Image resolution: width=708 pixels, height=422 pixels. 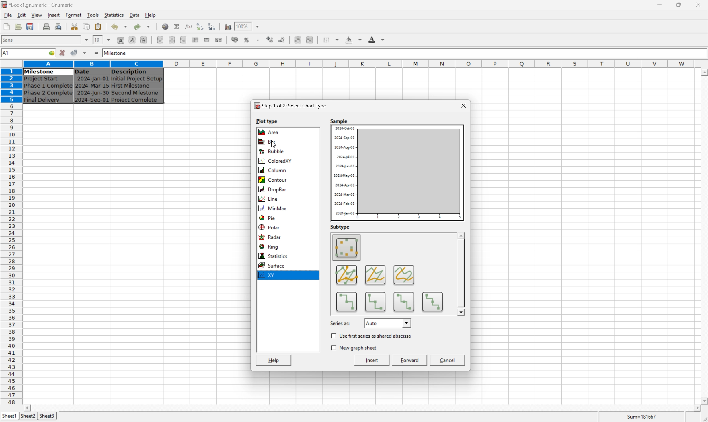 What do you see at coordinates (275, 265) in the screenshot?
I see `surface` at bounding box center [275, 265].